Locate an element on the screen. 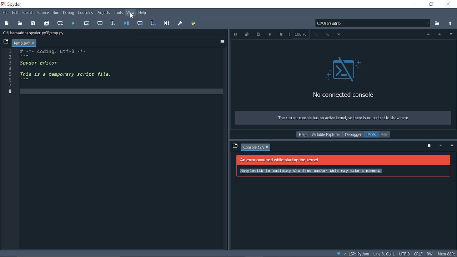 The image size is (457, 257). Change to parent directory is located at coordinates (451, 24).